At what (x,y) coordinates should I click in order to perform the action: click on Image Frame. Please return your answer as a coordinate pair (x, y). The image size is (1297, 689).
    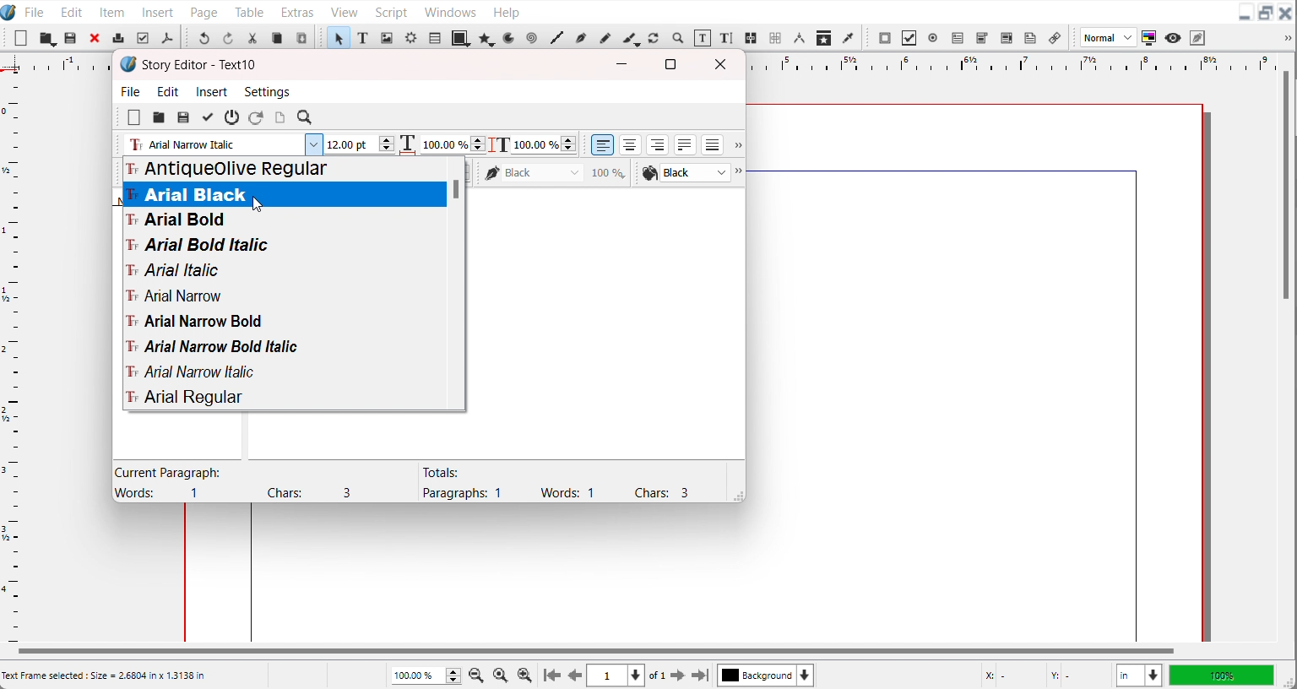
    Looking at the image, I should click on (387, 37).